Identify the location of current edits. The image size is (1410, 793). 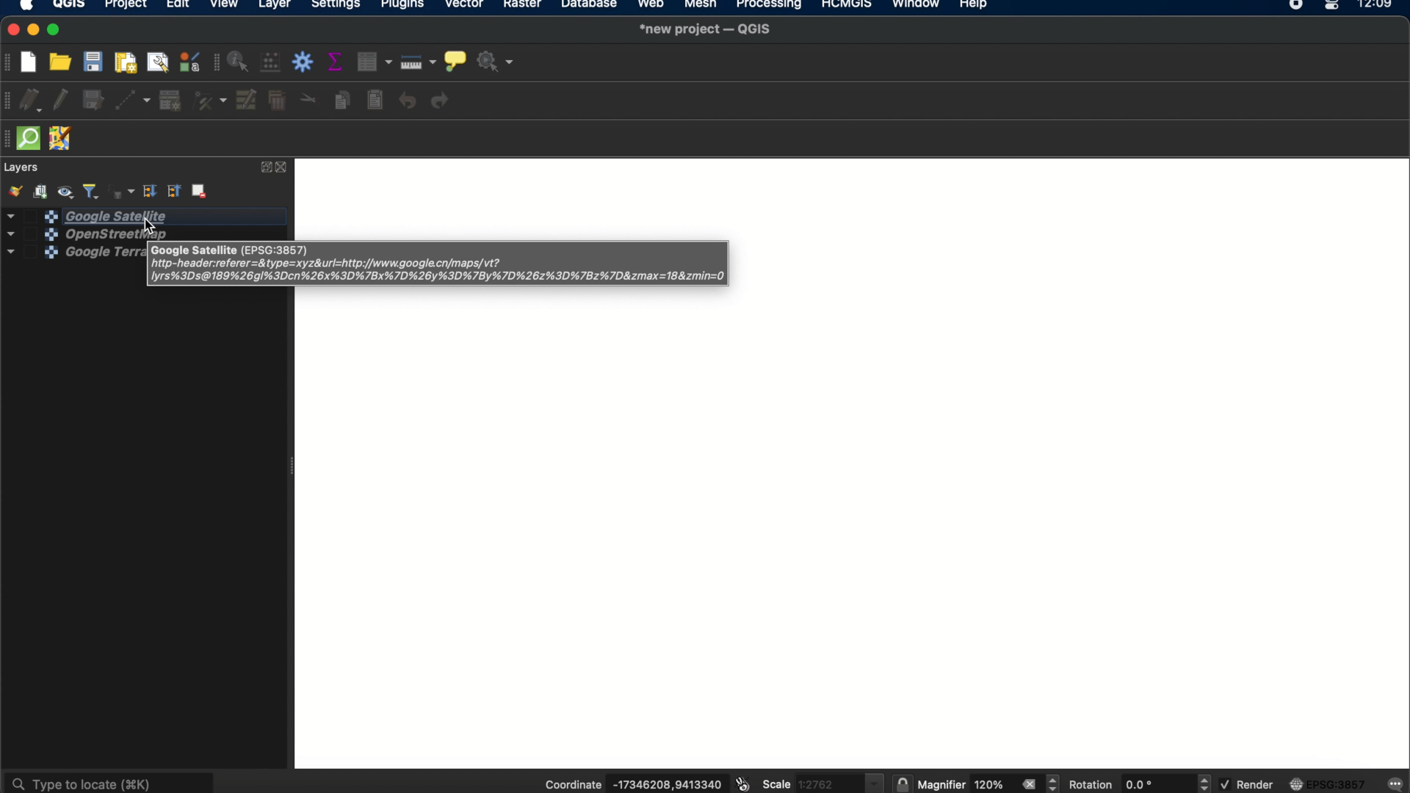
(35, 101).